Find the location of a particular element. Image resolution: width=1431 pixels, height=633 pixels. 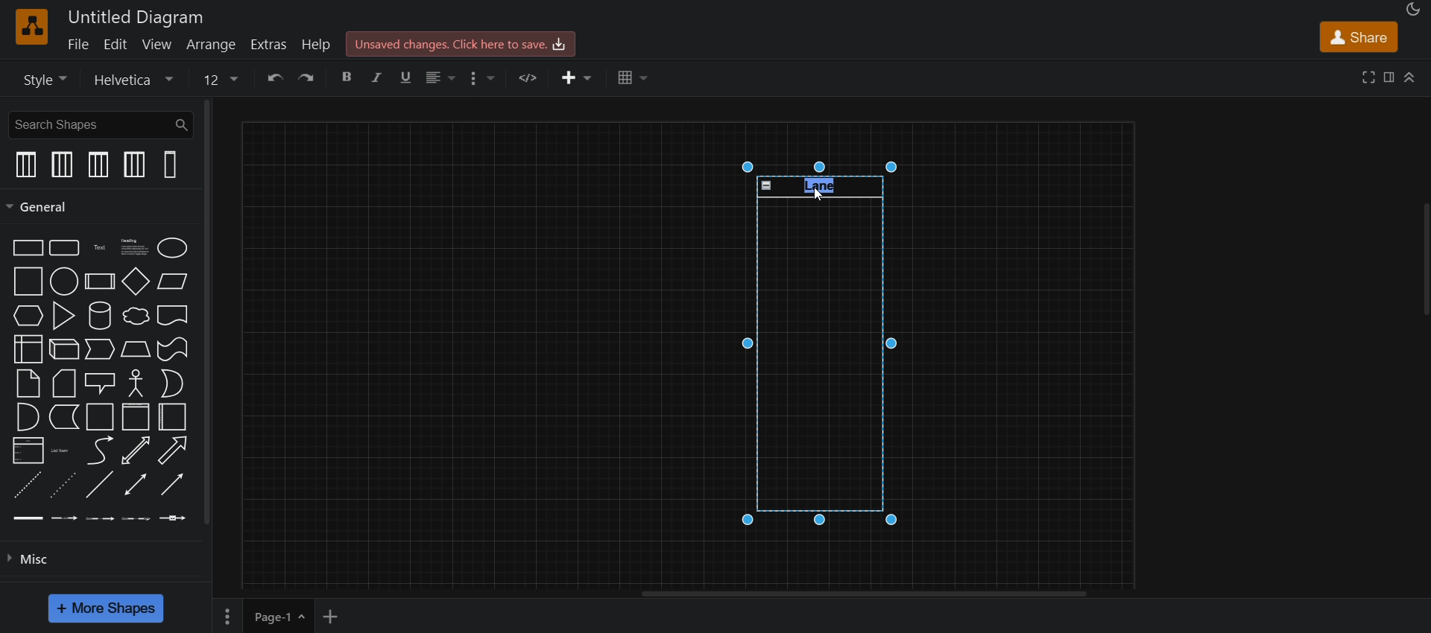

trinagle is located at coordinates (65, 315).